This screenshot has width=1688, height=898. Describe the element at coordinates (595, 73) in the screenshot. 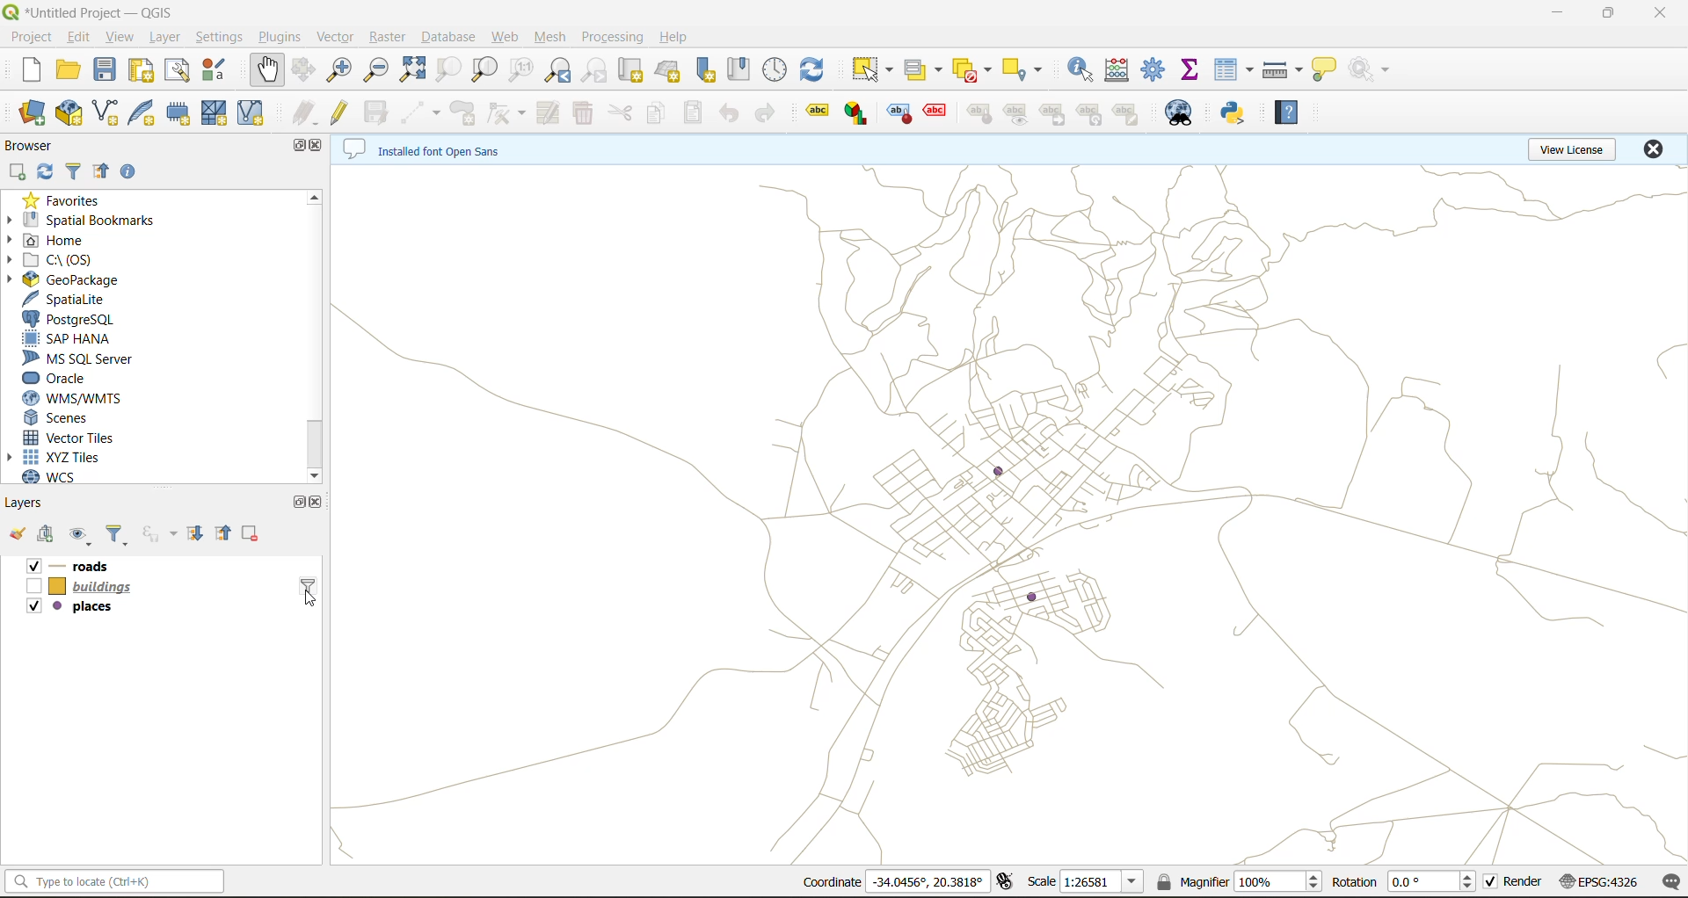

I see `zoom next` at that location.